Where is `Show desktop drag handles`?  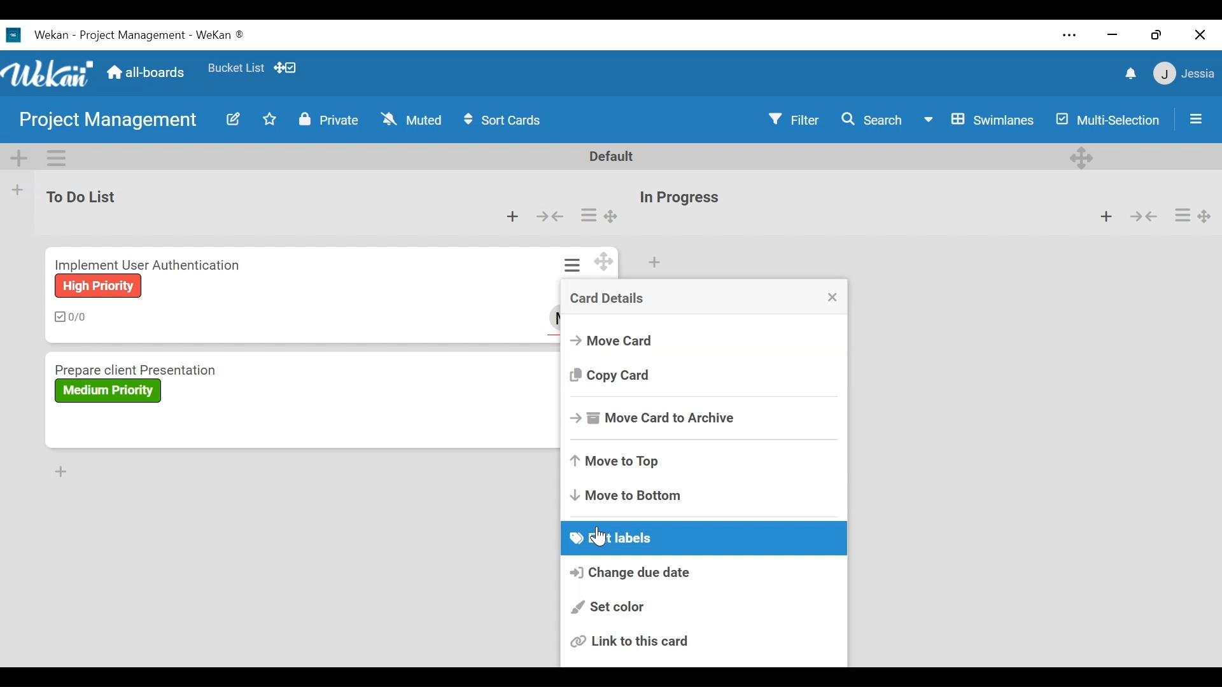 Show desktop drag handles is located at coordinates (288, 68).